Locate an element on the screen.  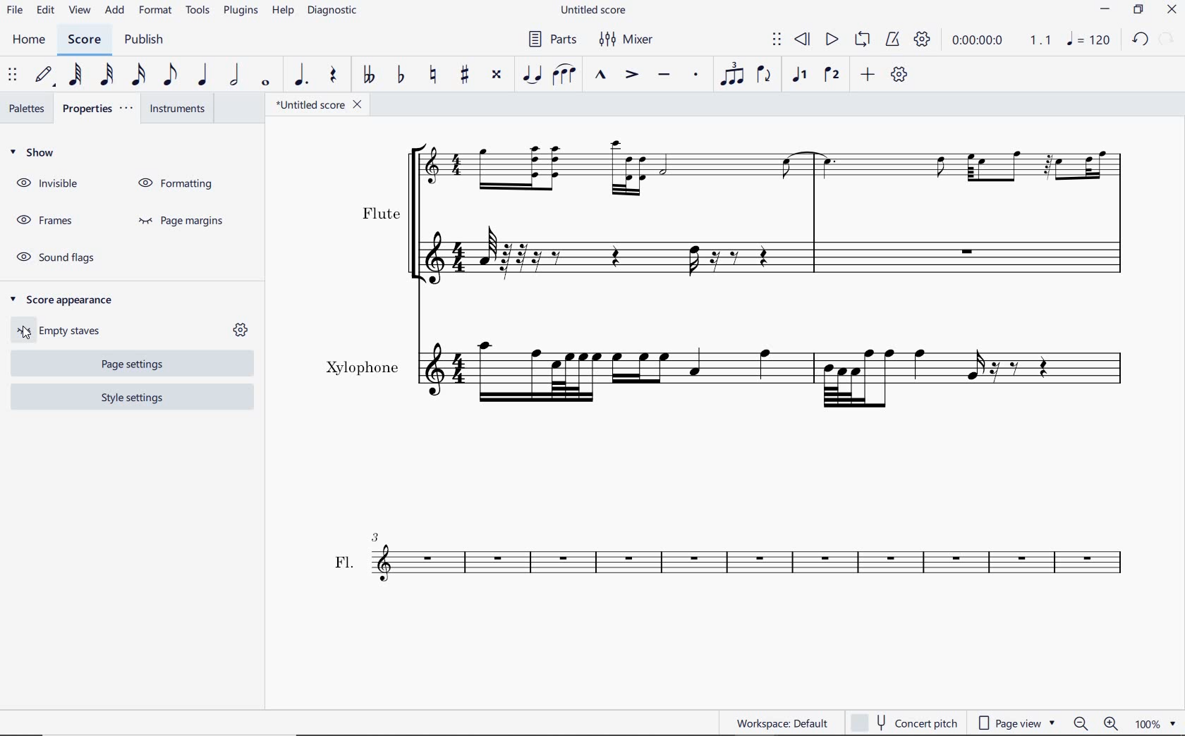
32ND NOTE is located at coordinates (104, 75).